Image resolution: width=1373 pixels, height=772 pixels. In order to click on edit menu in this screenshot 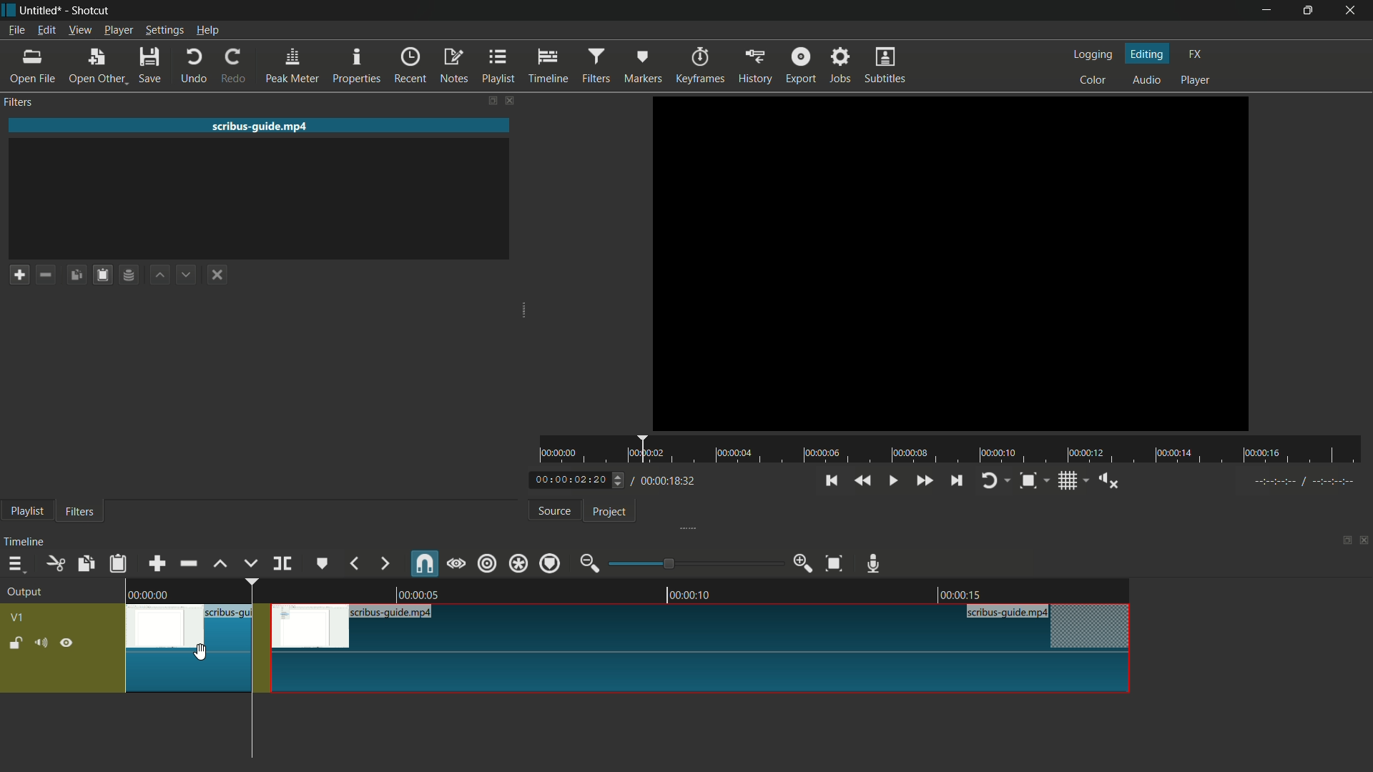, I will do `click(46, 30)`.